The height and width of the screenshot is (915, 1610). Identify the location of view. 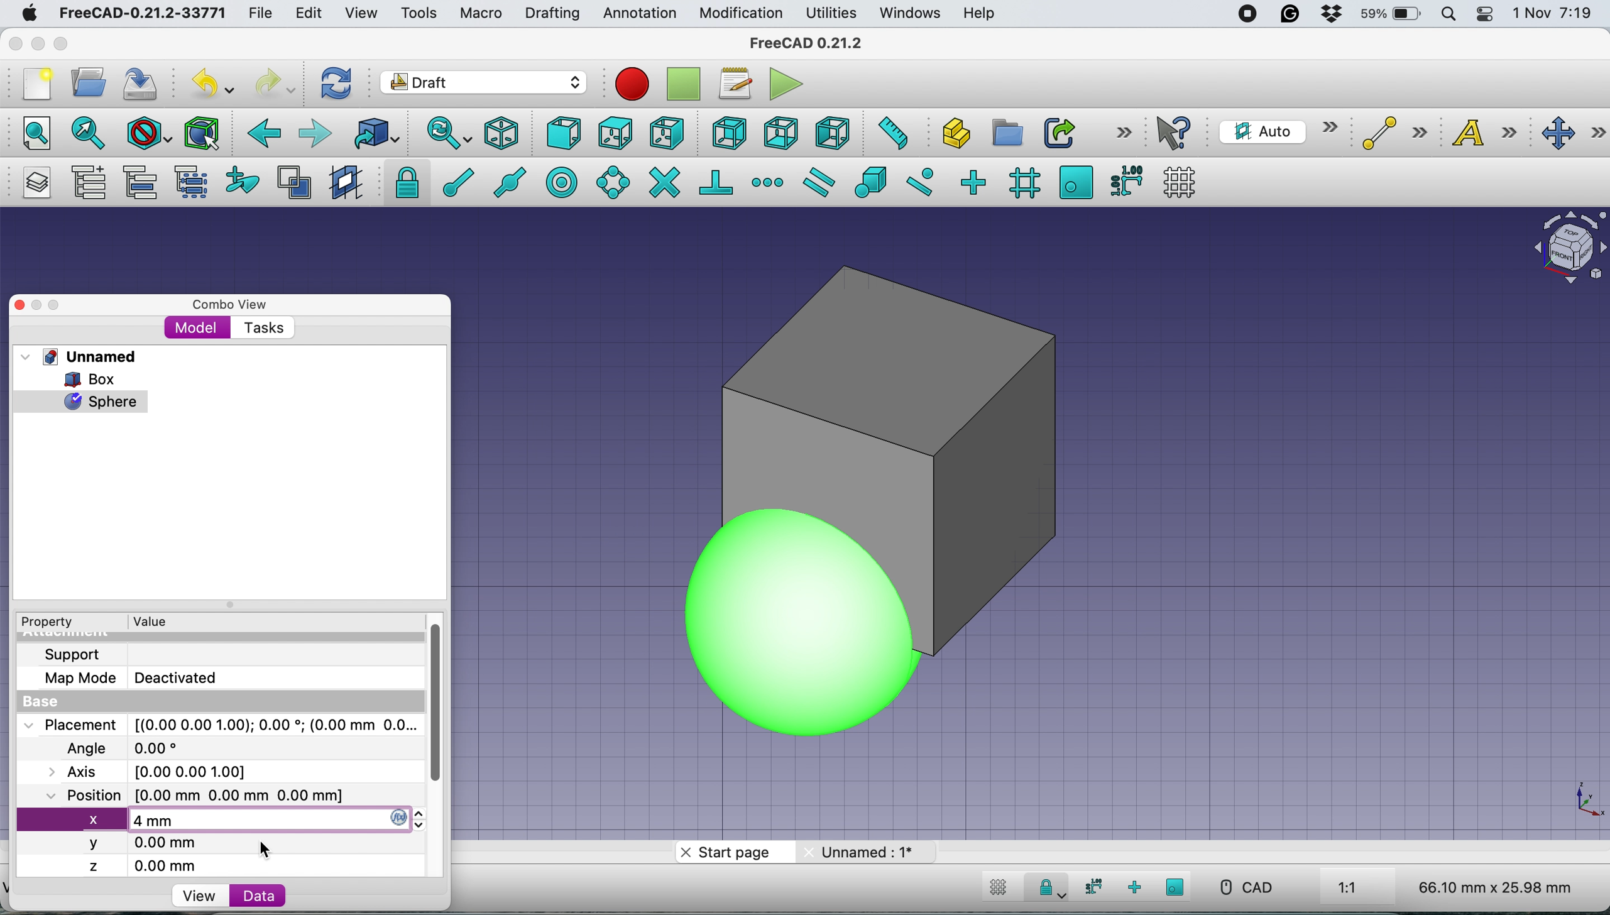
(199, 896).